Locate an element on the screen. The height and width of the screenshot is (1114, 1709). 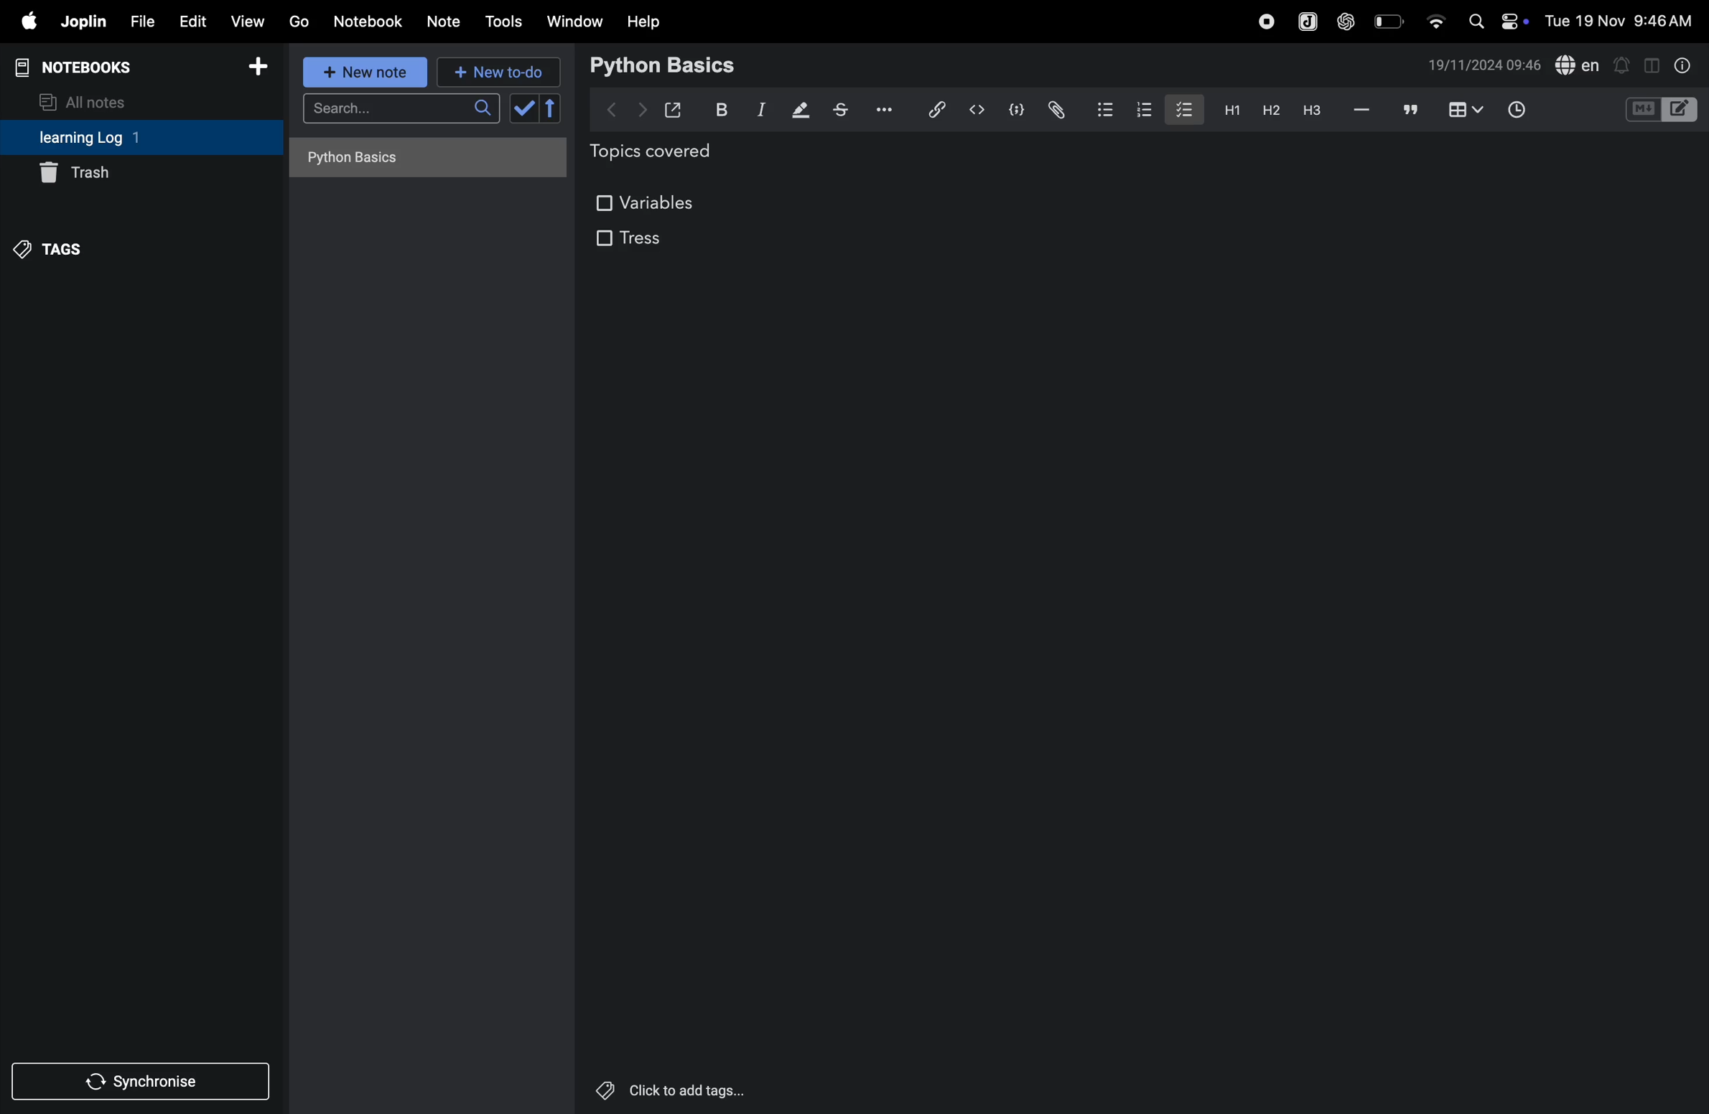
window is located at coordinates (575, 21).